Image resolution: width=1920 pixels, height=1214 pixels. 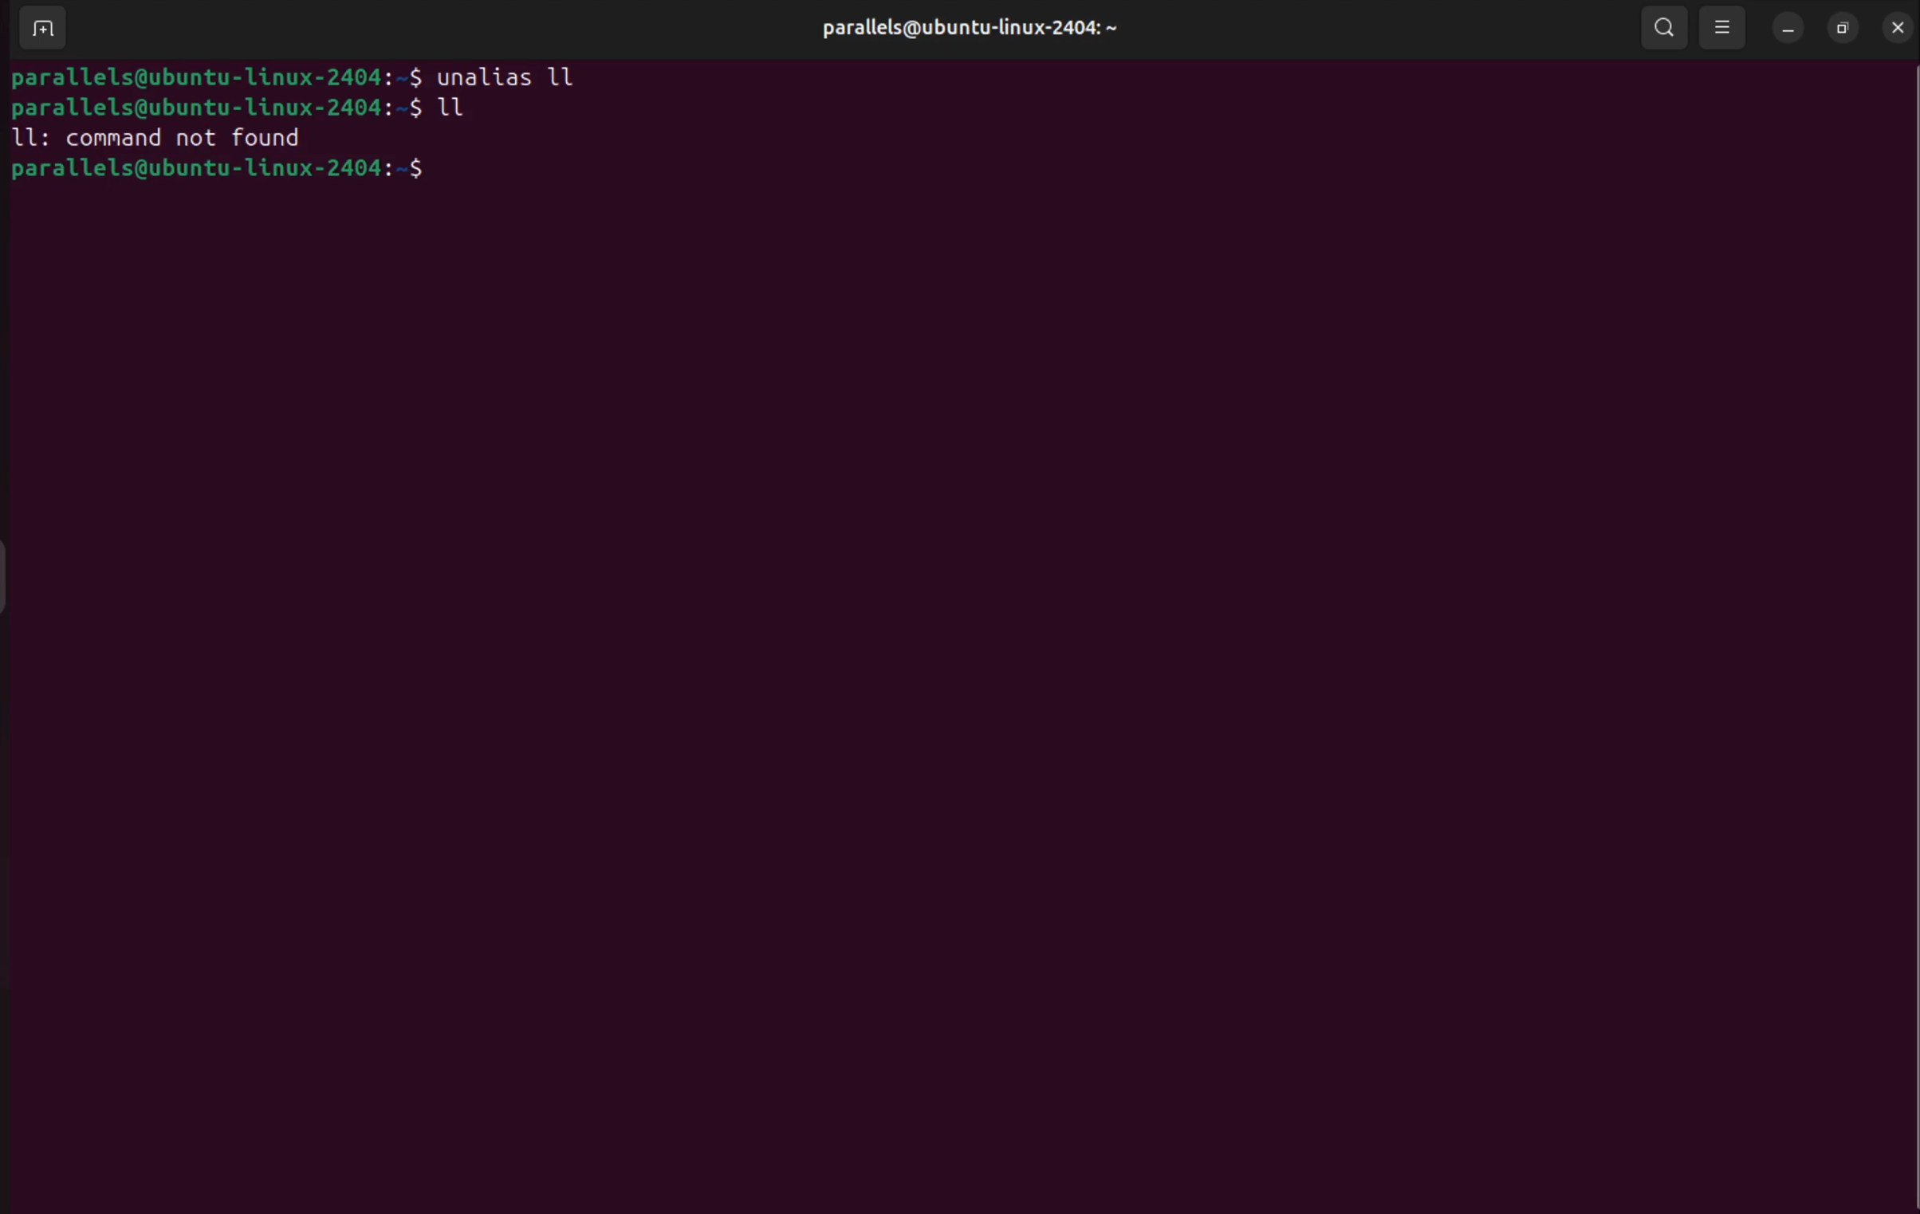 I want to click on unalias ll, so click(x=507, y=77).